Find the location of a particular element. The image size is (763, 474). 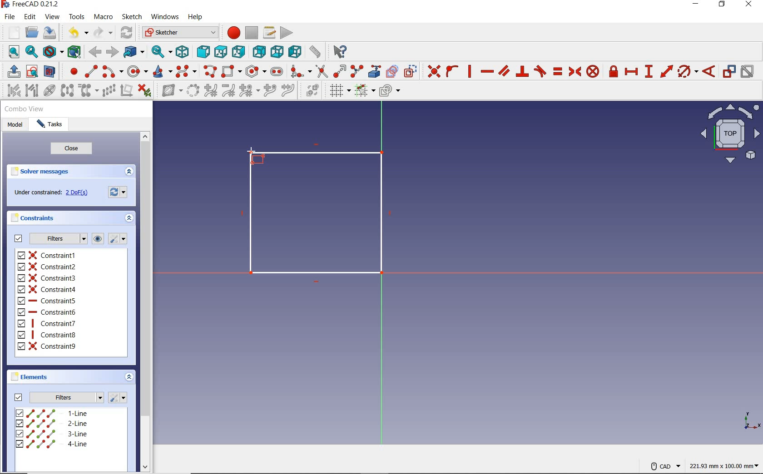

constraint6 is located at coordinates (47, 312).